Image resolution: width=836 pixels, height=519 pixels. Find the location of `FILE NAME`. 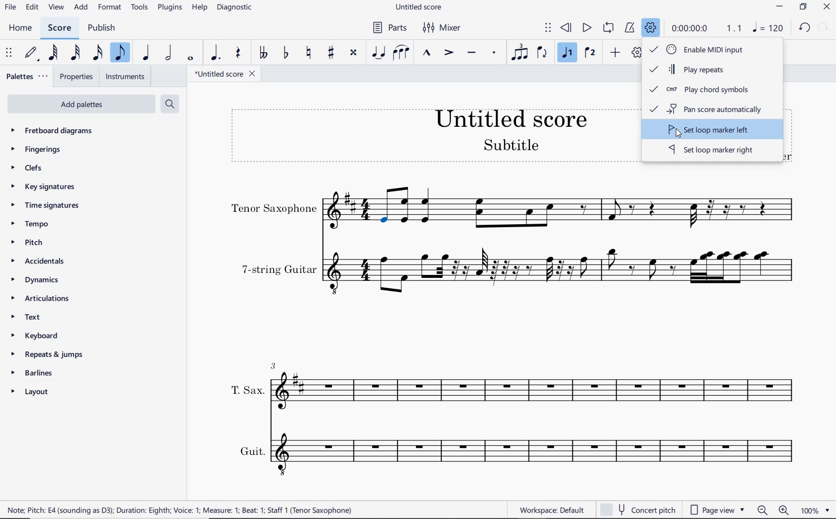

FILE NAME is located at coordinates (226, 75).